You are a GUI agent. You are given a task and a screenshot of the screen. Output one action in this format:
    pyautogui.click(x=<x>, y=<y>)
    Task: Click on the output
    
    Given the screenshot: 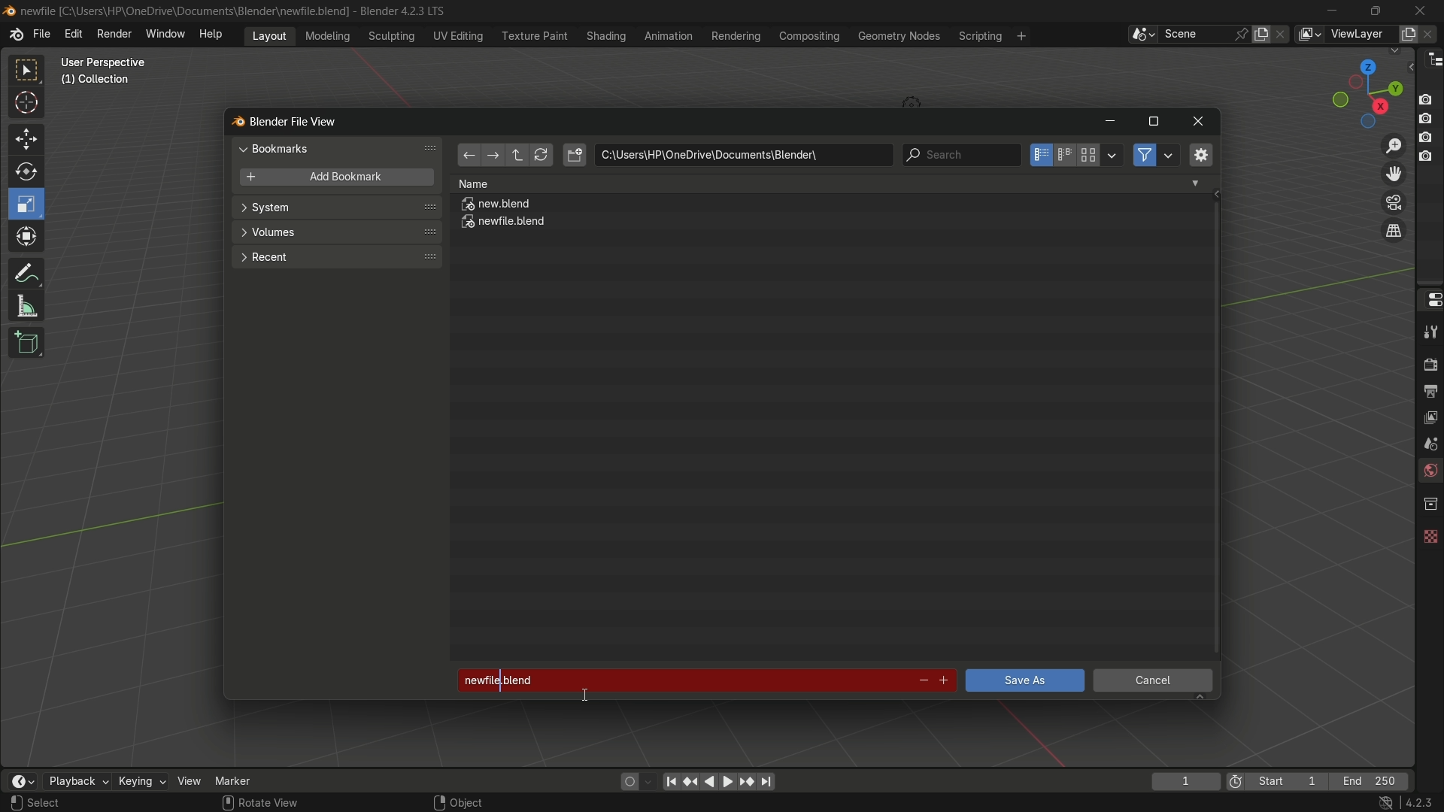 What is the action you would take?
    pyautogui.click(x=1430, y=390)
    